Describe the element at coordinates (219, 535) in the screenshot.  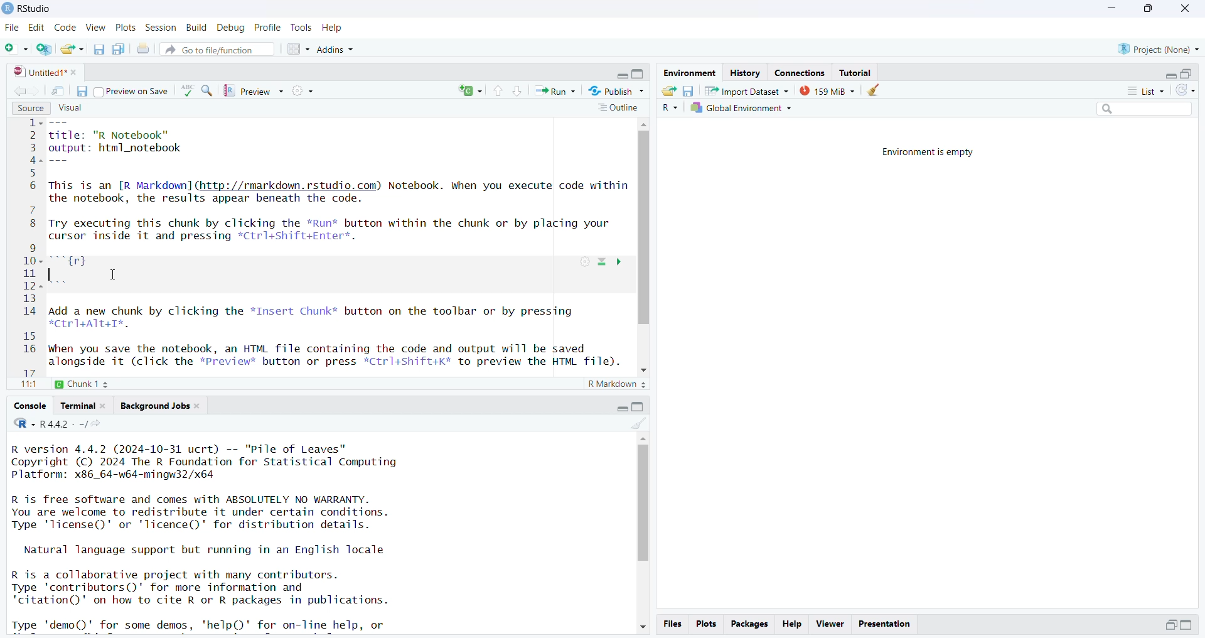
I see `Console log` at that location.